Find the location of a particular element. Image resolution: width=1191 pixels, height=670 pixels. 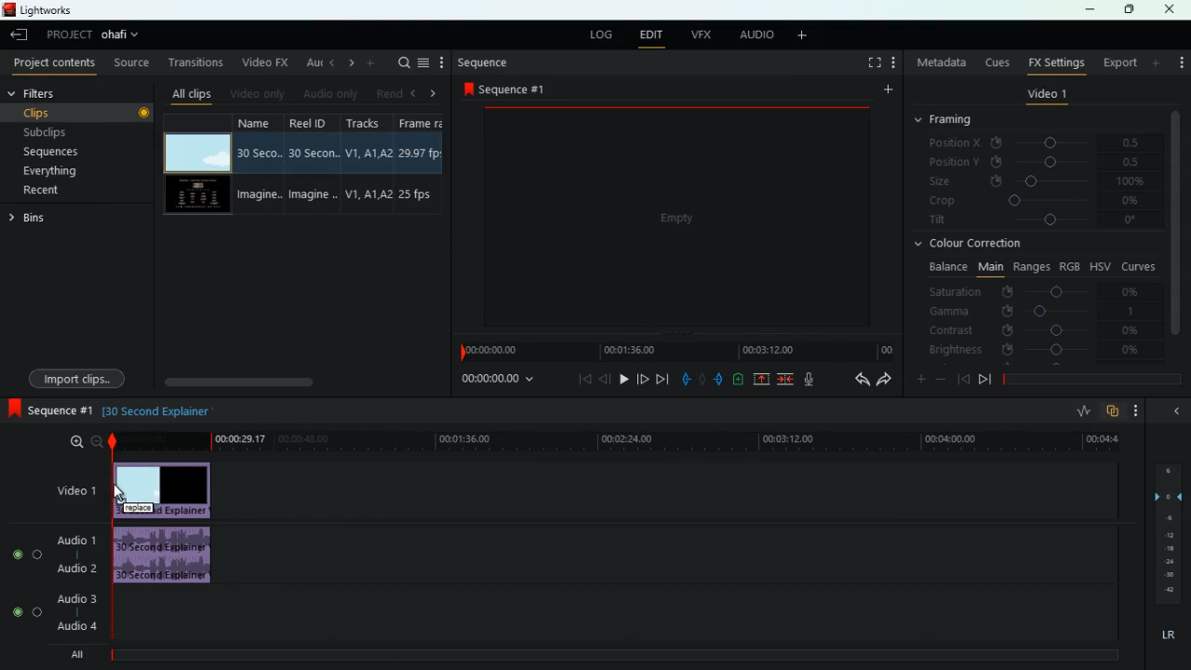

maximize is located at coordinates (1131, 9).